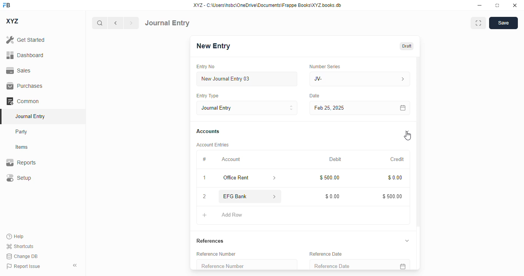  What do you see at coordinates (22, 256) in the screenshot?
I see `change DB` at bounding box center [22, 256].